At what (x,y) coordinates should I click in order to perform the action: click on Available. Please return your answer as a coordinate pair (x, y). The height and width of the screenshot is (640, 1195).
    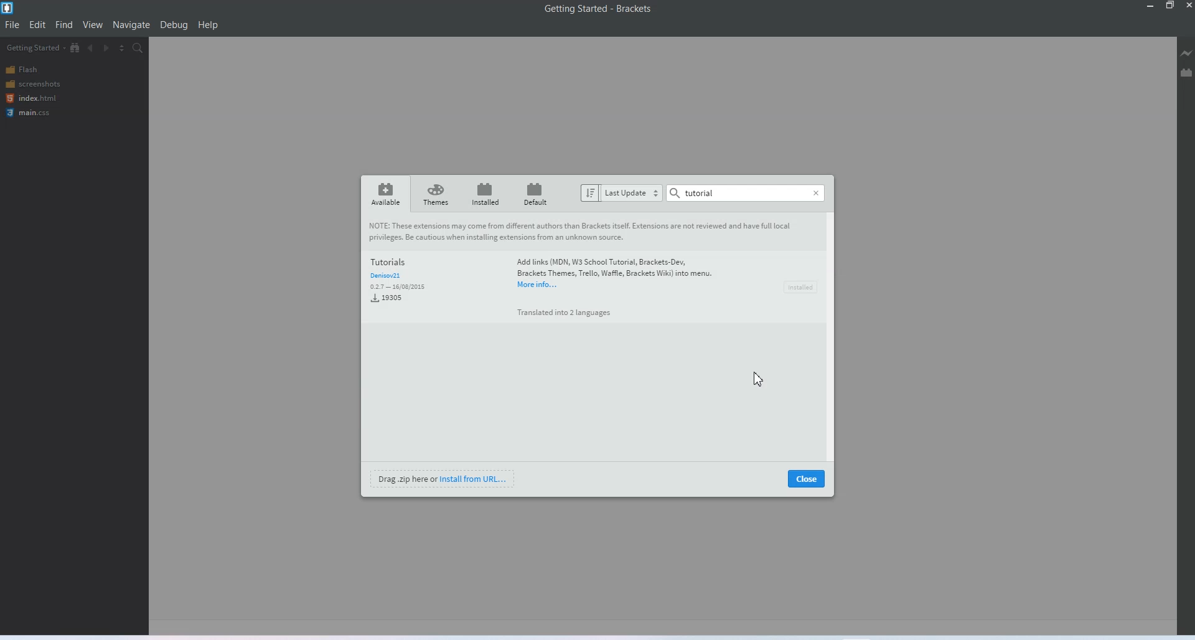
    Looking at the image, I should click on (385, 193).